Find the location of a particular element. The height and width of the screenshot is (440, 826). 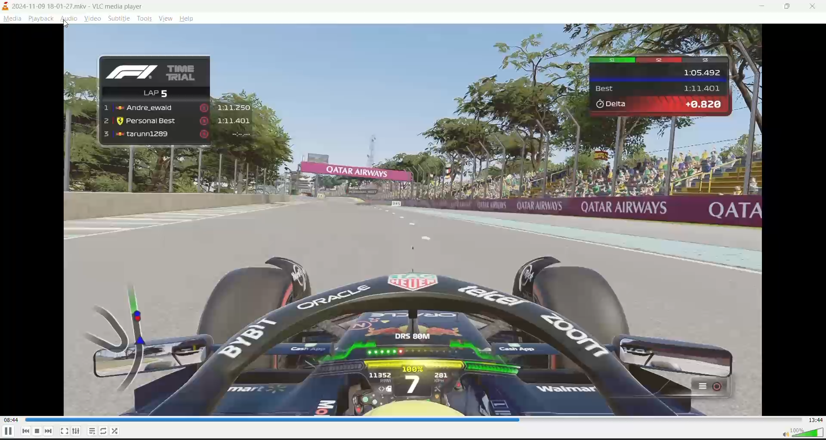

fullscreen is located at coordinates (63, 431).